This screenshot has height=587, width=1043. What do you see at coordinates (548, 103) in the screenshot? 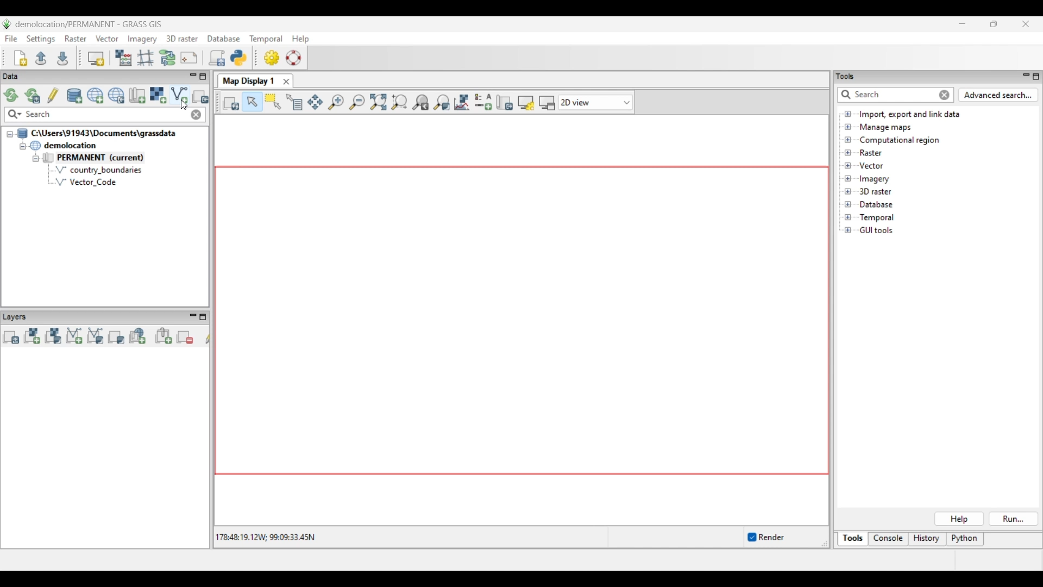
I see `(Un)dock` at bounding box center [548, 103].